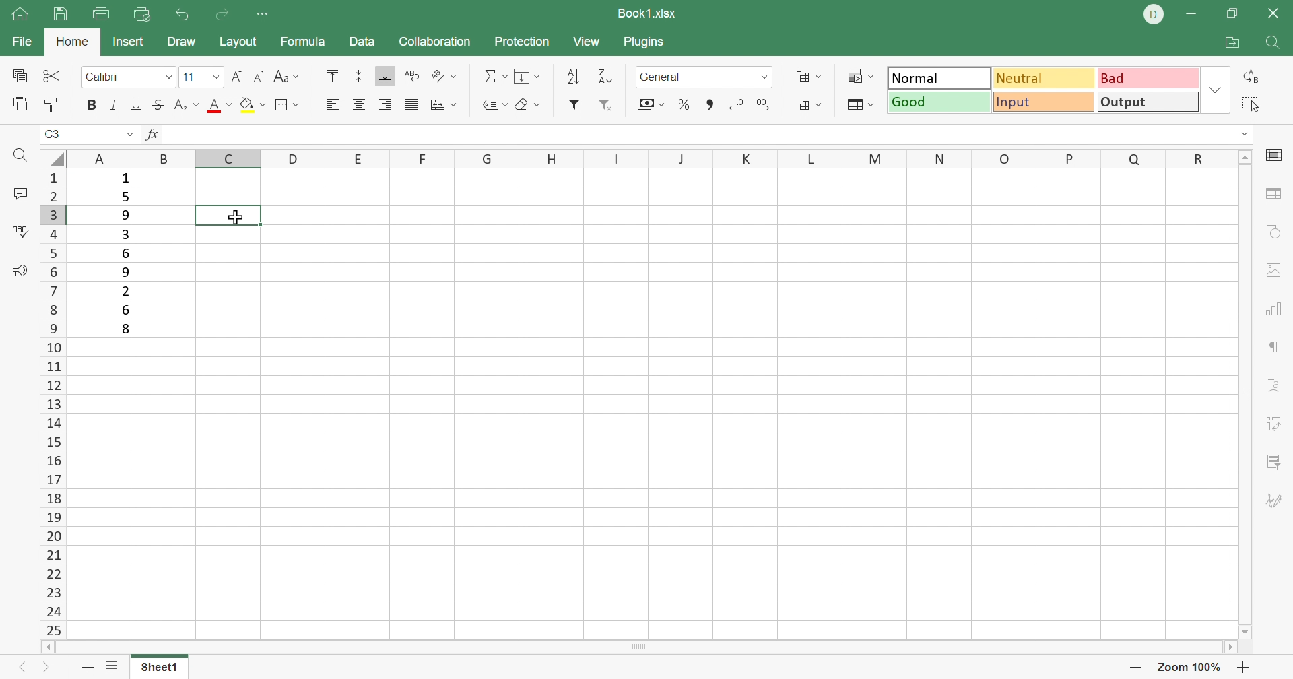  I want to click on Find, so click(25, 156).